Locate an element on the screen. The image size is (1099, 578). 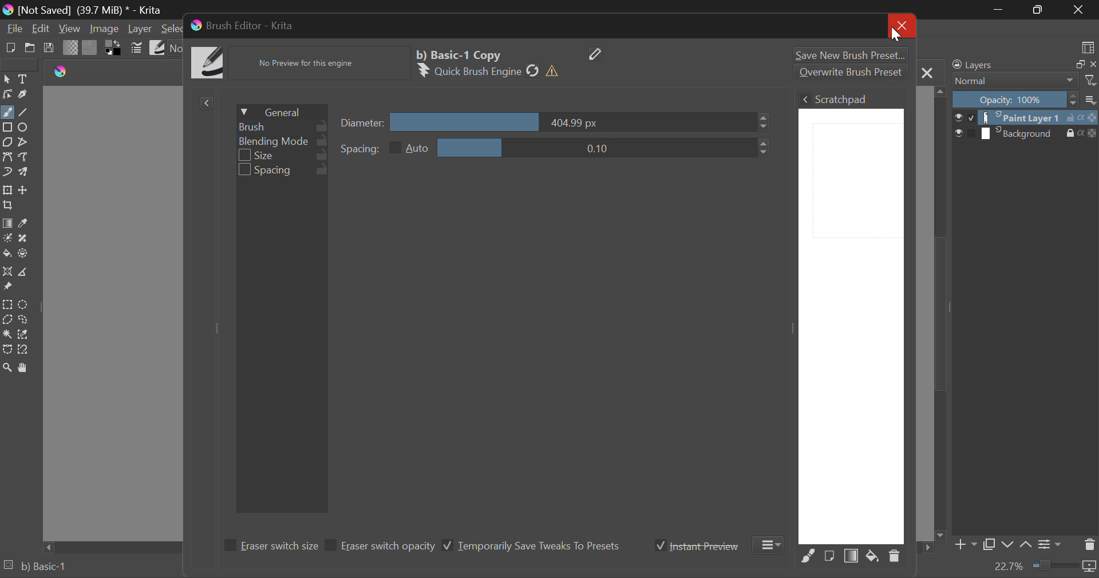
Magnetic Selection is located at coordinates (24, 350).